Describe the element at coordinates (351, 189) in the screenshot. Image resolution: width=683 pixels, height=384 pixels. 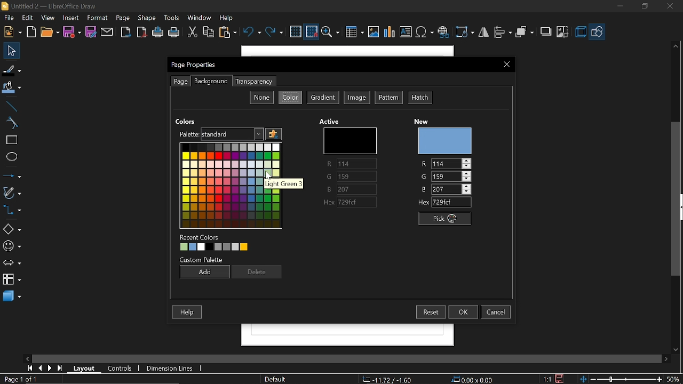
I see `B` at that location.